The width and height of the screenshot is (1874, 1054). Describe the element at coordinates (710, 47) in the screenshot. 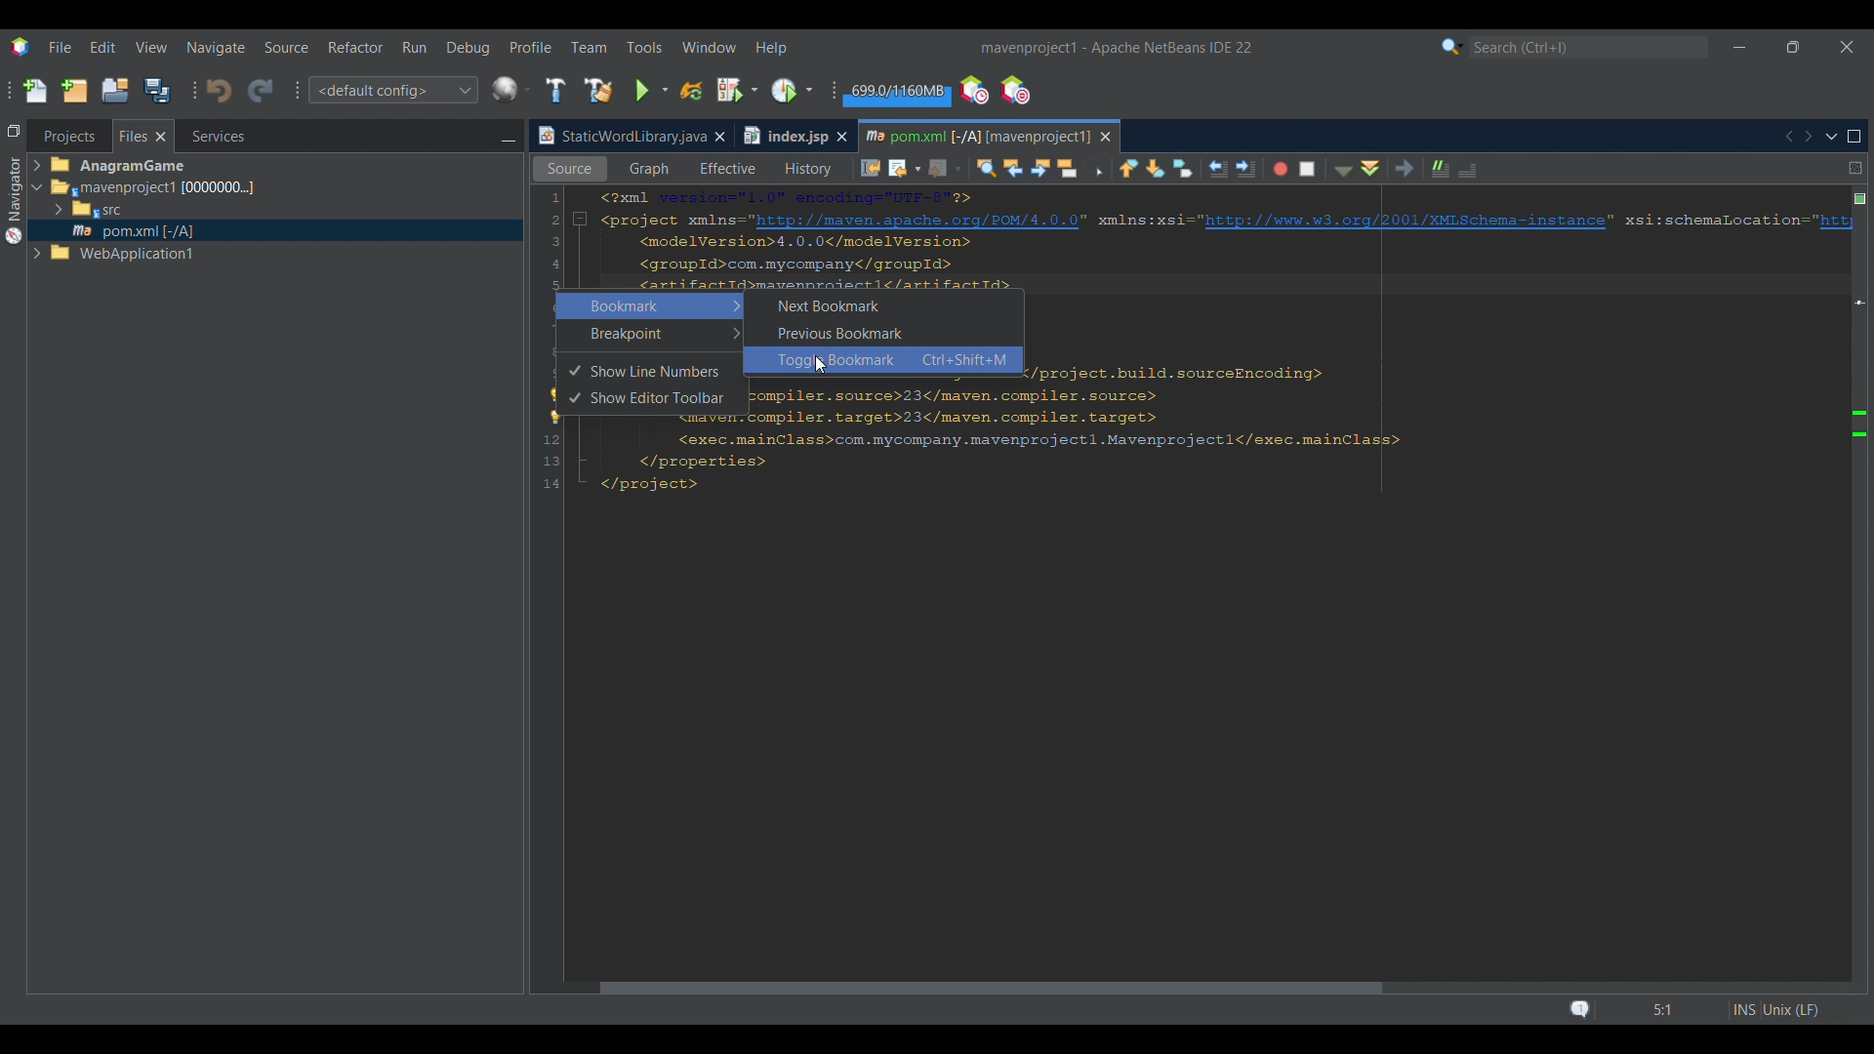

I see `Window menu` at that location.